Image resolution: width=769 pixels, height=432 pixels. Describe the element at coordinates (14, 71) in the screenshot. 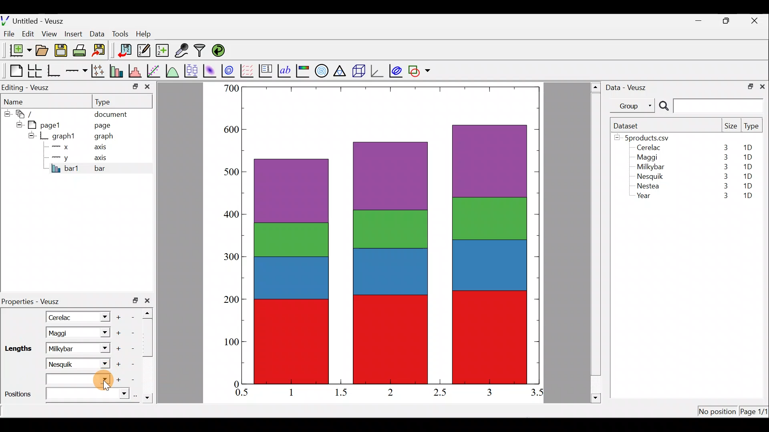

I see `Blank page` at that location.